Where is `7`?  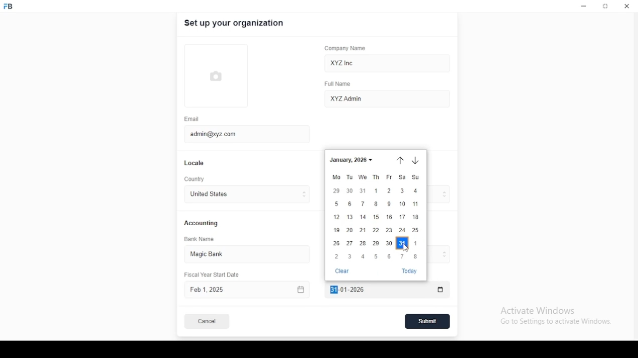 7 is located at coordinates (362, 204).